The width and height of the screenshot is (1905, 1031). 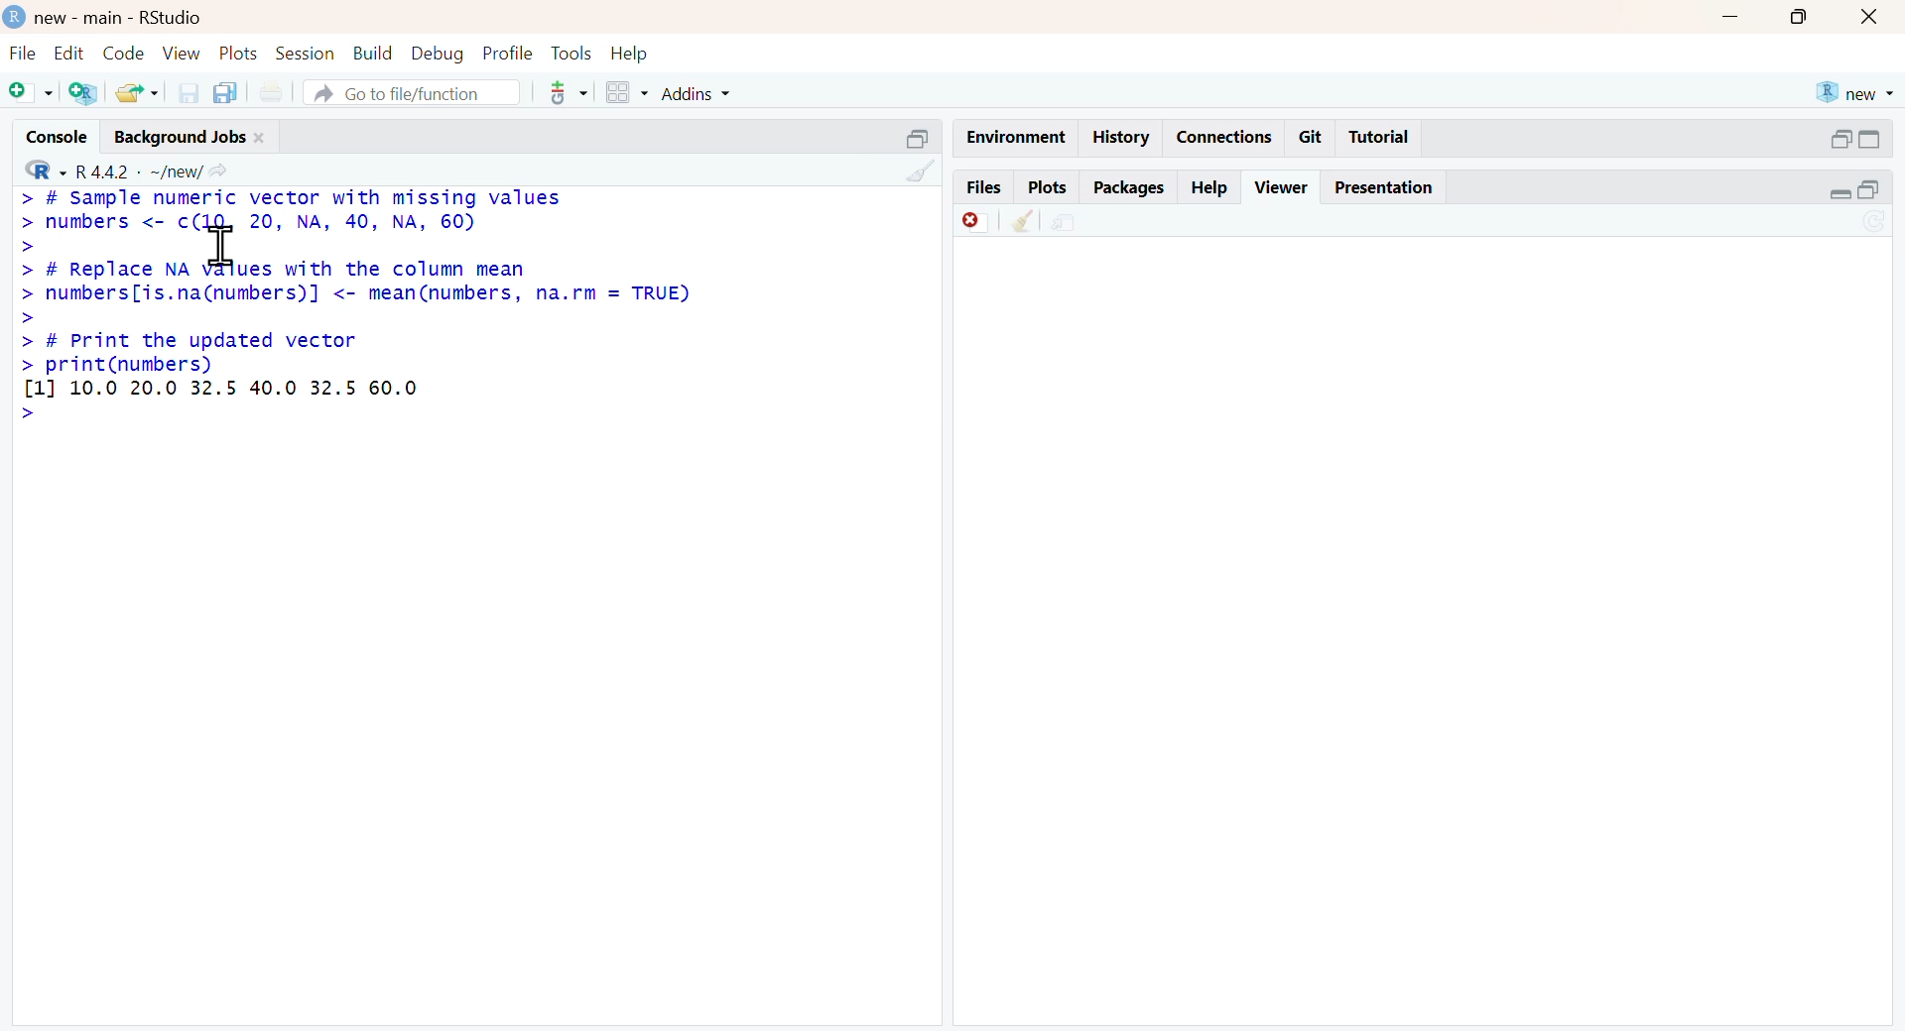 I want to click on clean, so click(x=1024, y=222).